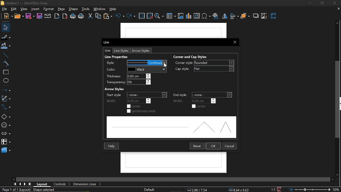  I want to click on cursor, so click(166, 65).